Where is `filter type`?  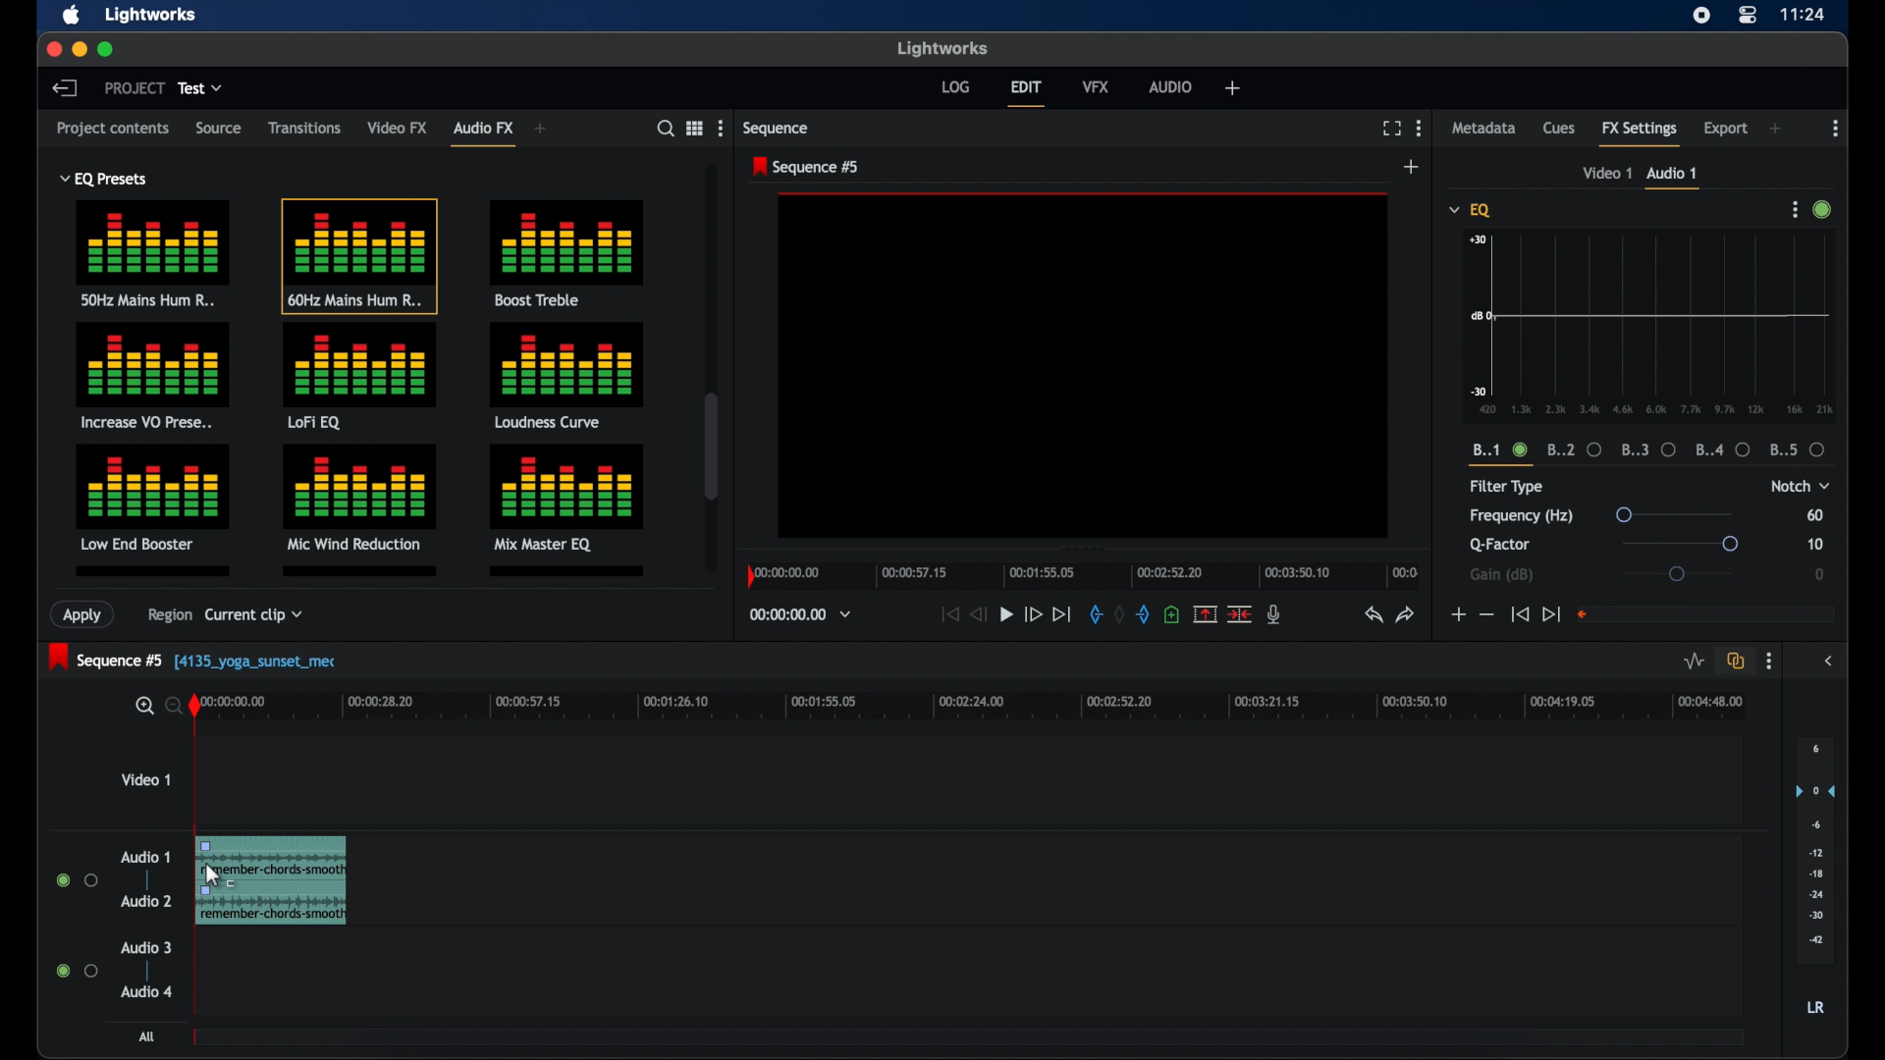
filter type is located at coordinates (1508, 488).